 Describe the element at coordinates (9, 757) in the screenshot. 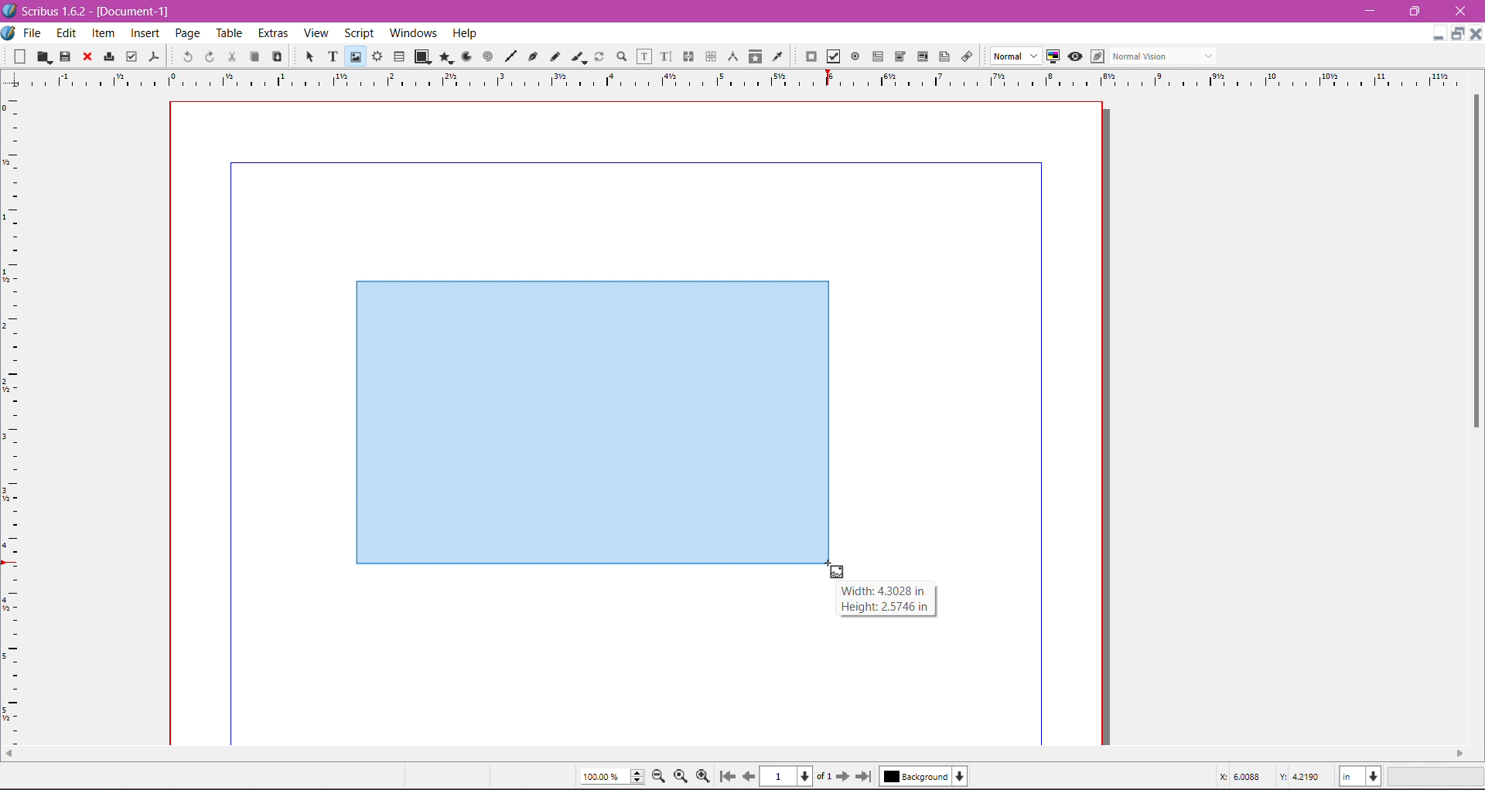

I see `scroll right` at that location.